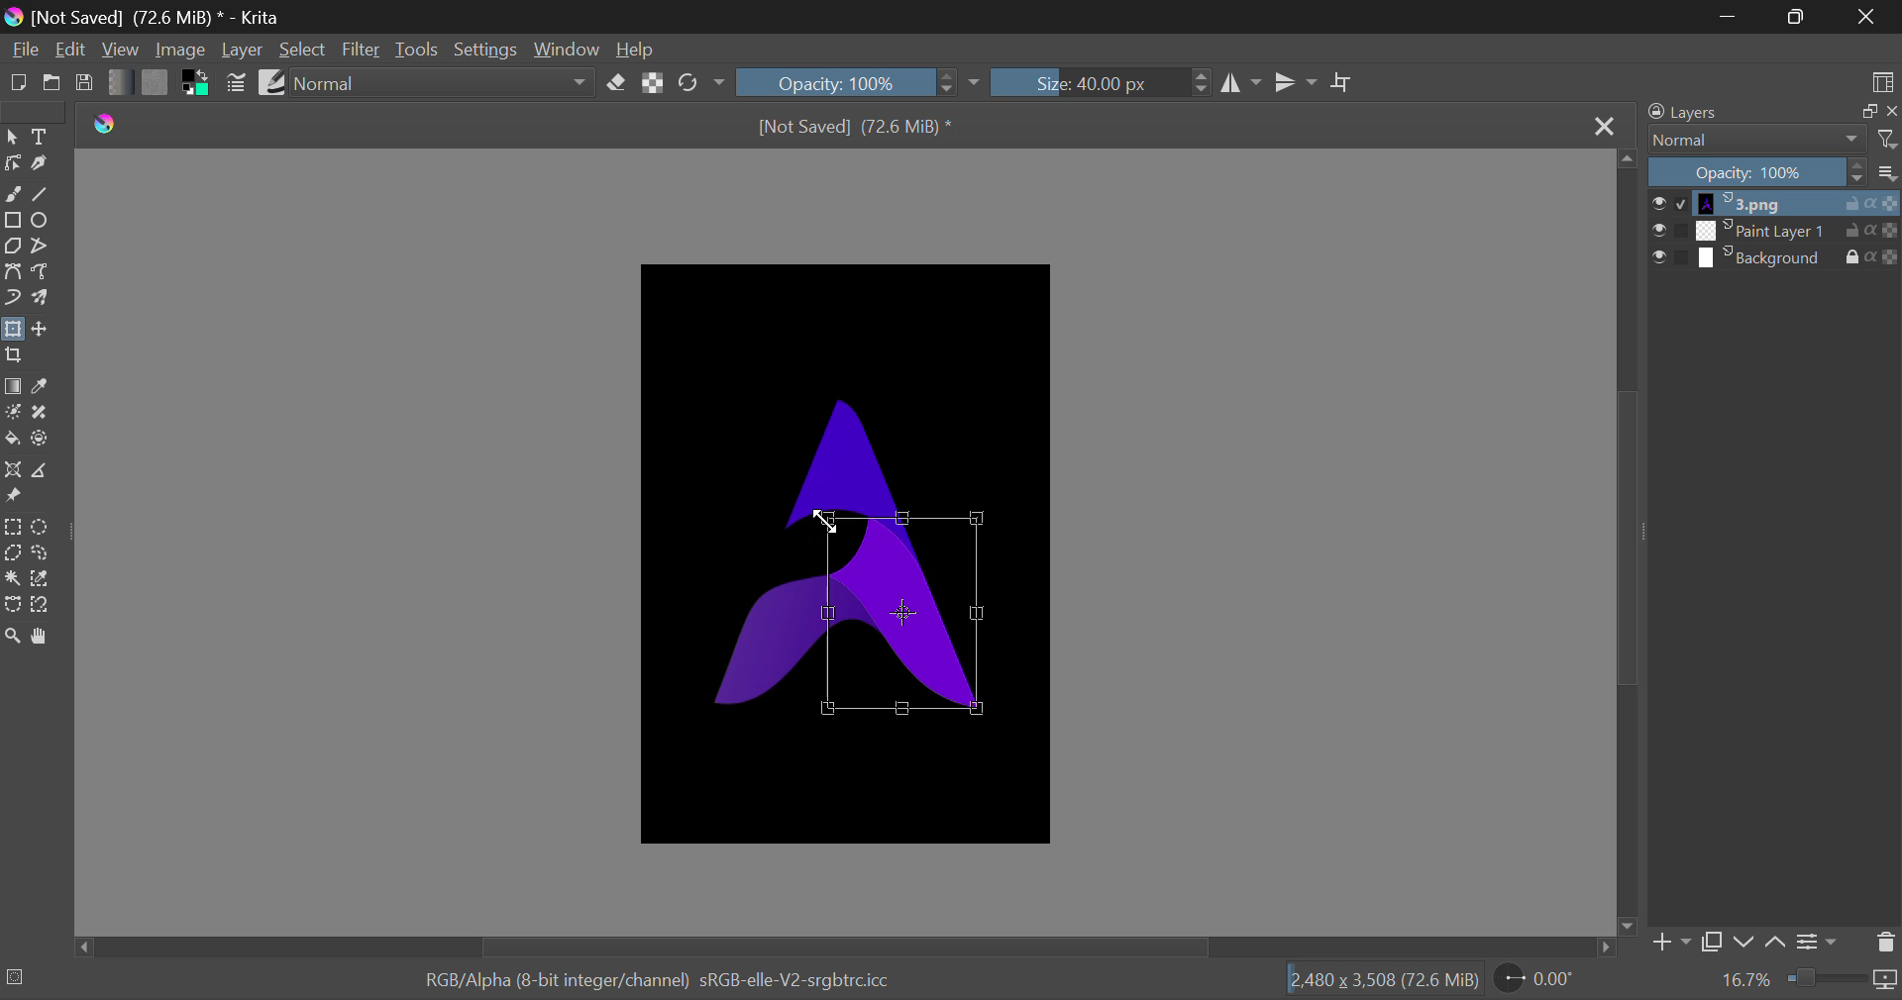 Image resolution: width=1902 pixels, height=1000 pixels. Describe the element at coordinates (634, 49) in the screenshot. I see `Help` at that location.